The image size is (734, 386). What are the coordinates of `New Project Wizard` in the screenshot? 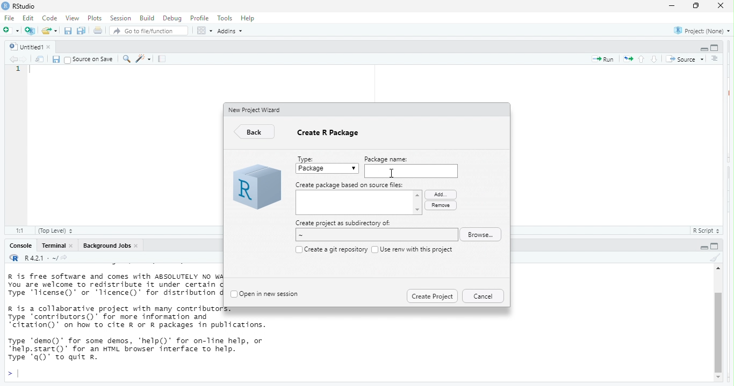 It's located at (256, 109).